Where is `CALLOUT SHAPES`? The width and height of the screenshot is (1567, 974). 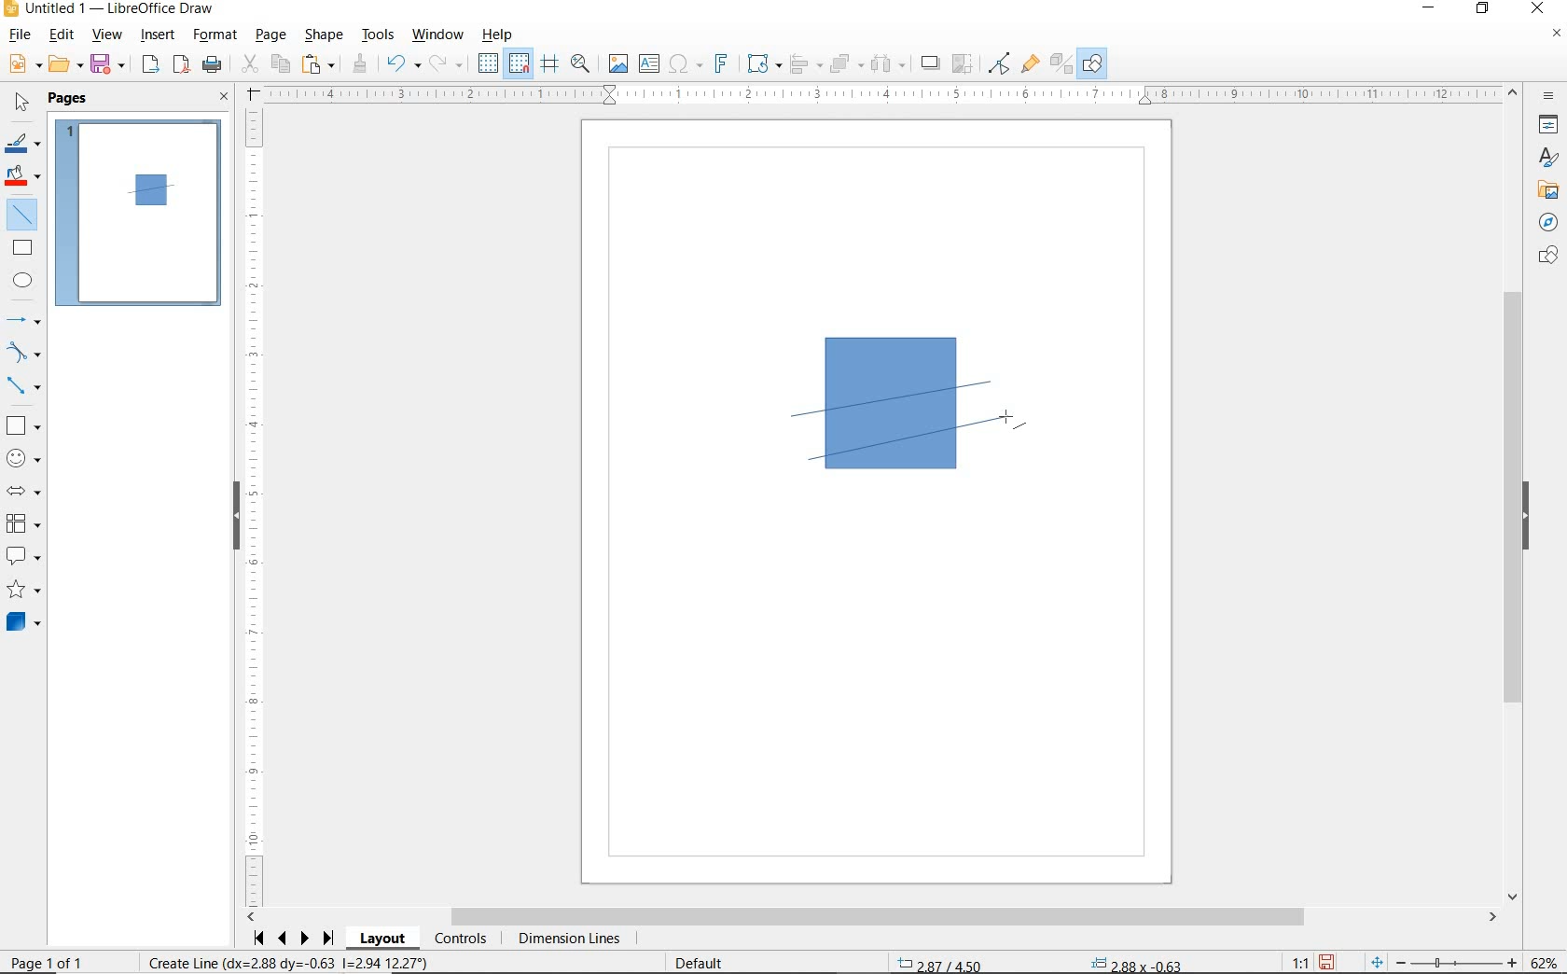 CALLOUT SHAPES is located at coordinates (24, 557).